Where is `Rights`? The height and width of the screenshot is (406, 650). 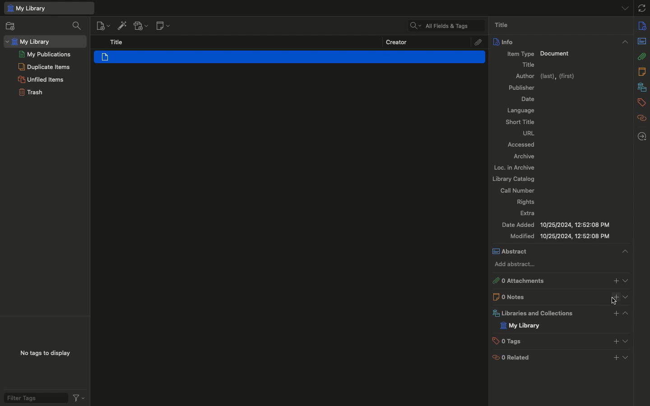
Rights is located at coordinates (524, 203).